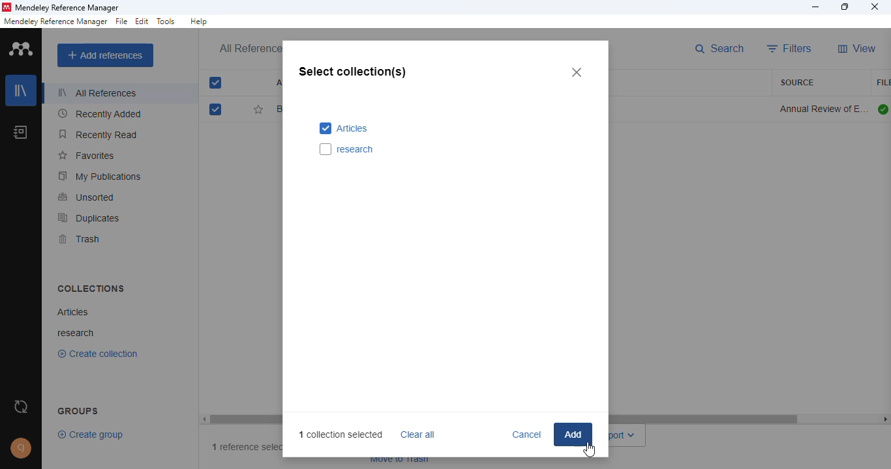 The width and height of the screenshot is (891, 469). I want to click on mendeley reference manager, so click(53, 21).